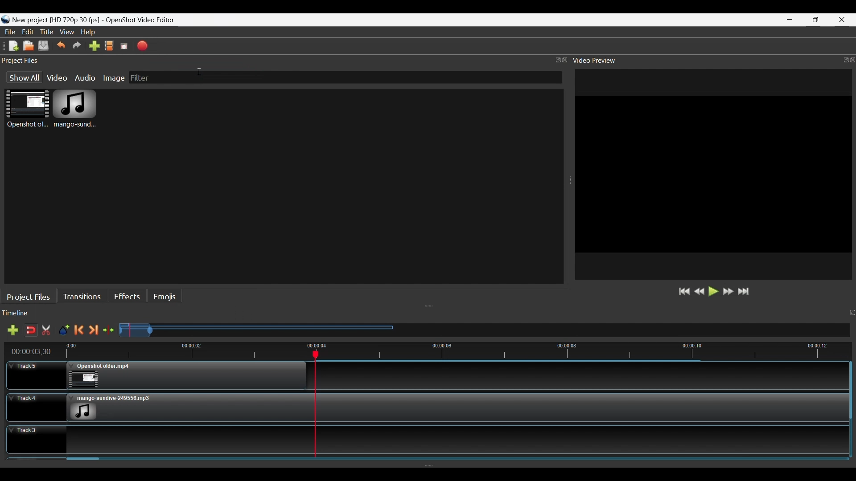 The width and height of the screenshot is (856, 481). What do you see at coordinates (47, 32) in the screenshot?
I see `Title` at bounding box center [47, 32].